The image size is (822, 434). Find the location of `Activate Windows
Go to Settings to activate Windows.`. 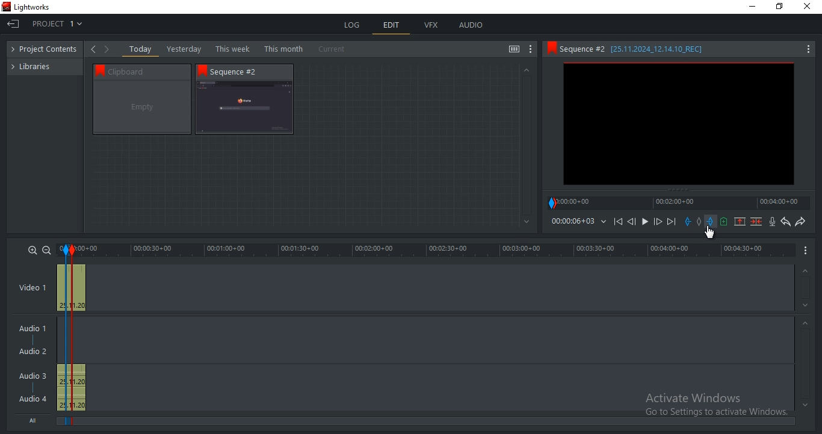

Activate Windows
Go to Settings to activate Windows. is located at coordinates (716, 406).